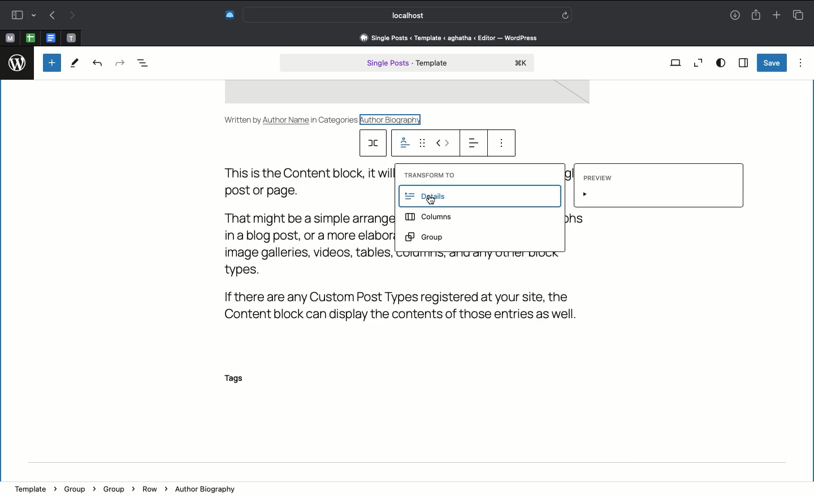 The width and height of the screenshot is (814, 495). I want to click on drag, so click(425, 144).